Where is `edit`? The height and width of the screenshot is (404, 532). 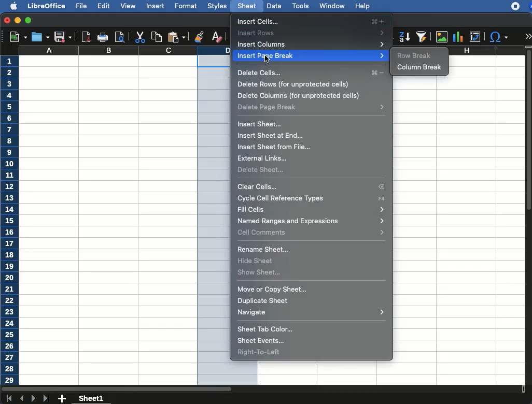 edit is located at coordinates (104, 6).